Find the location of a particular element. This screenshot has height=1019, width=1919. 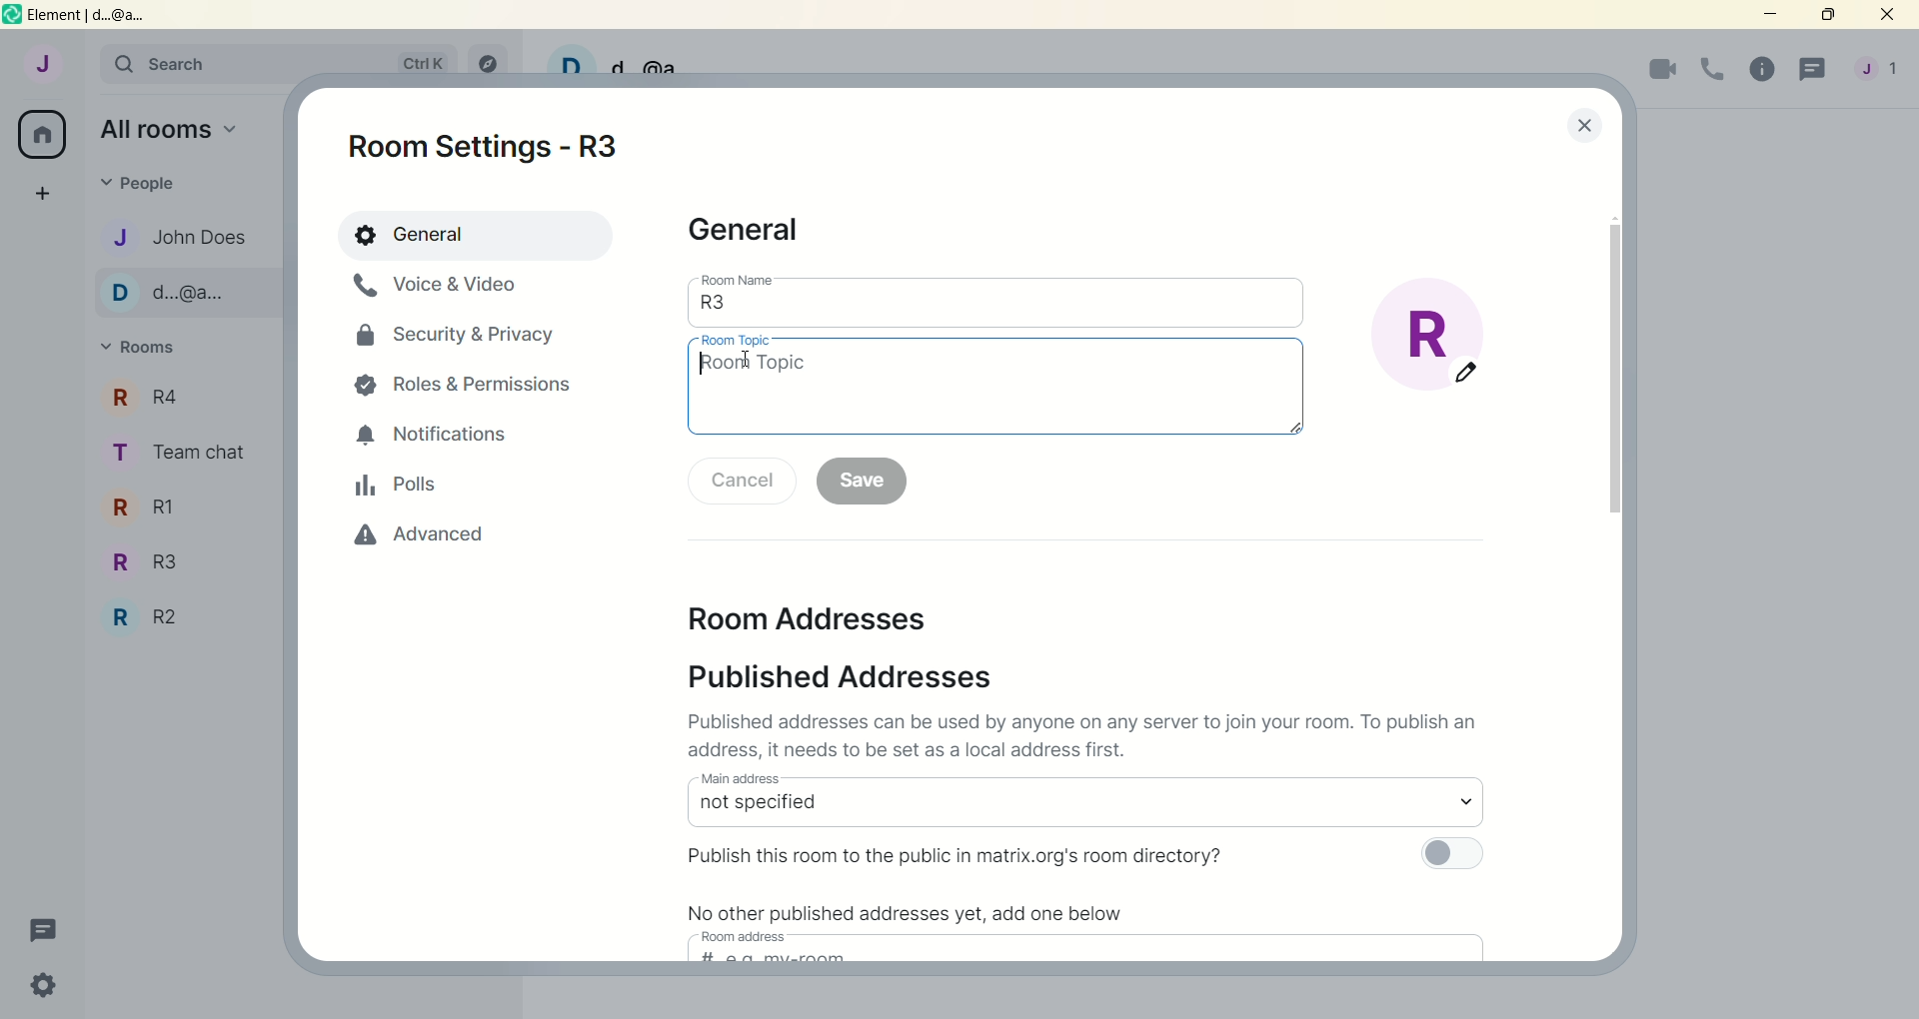

lose is located at coordinates (1590, 121).